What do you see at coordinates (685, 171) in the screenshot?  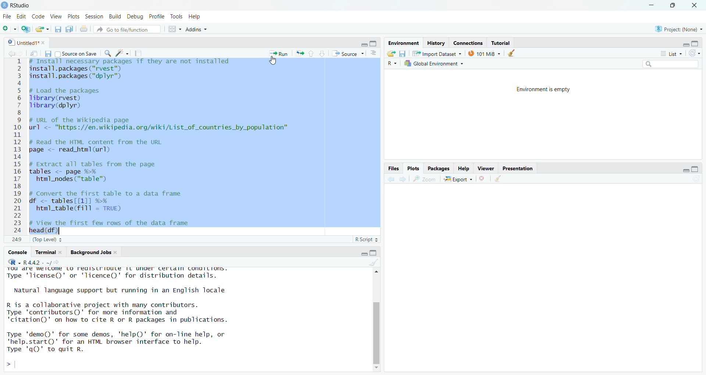 I see `minimize` at bounding box center [685, 171].